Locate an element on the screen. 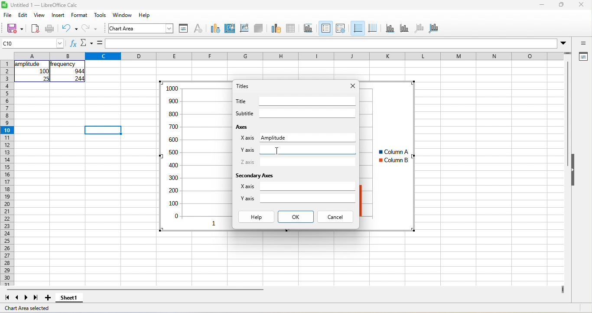 The height and width of the screenshot is (313, 592). axes is located at coordinates (243, 127).